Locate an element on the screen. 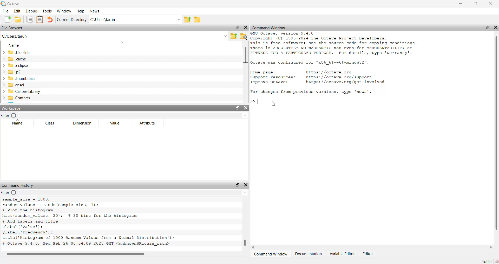 The width and height of the screenshot is (499, 264). .bluefish is located at coordinates (16, 52).